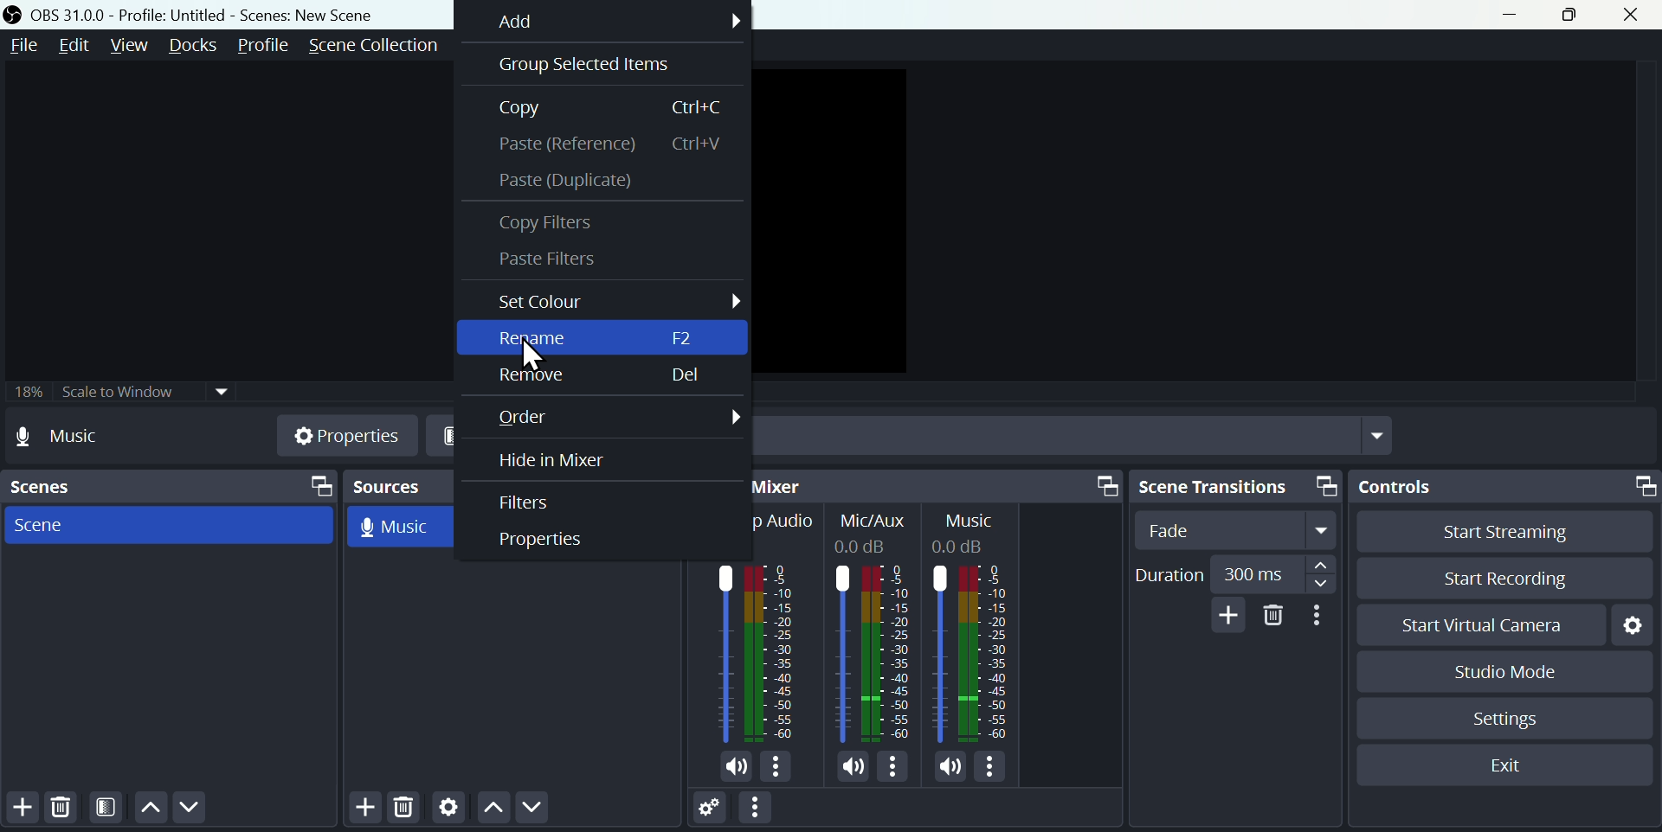 The image size is (1662, 832). Describe the element at coordinates (1240, 487) in the screenshot. I see `Scene transitions` at that location.